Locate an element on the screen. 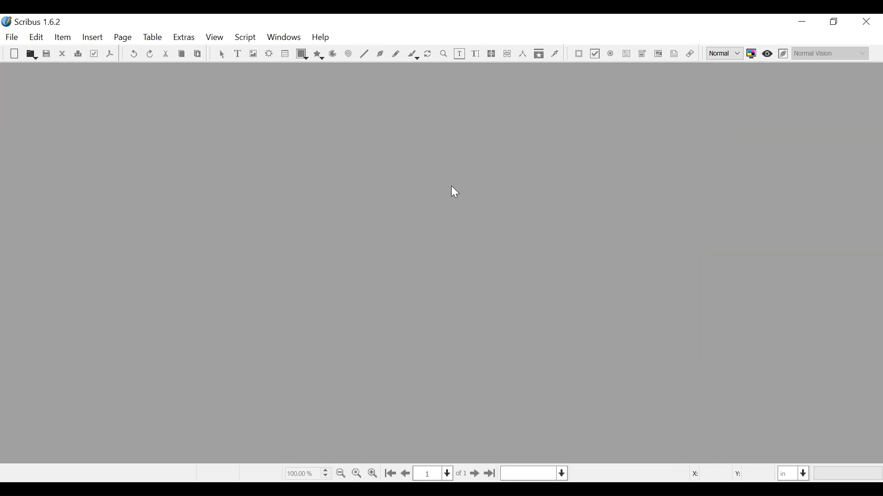 This screenshot has width=883, height=496. Script is located at coordinates (246, 38).